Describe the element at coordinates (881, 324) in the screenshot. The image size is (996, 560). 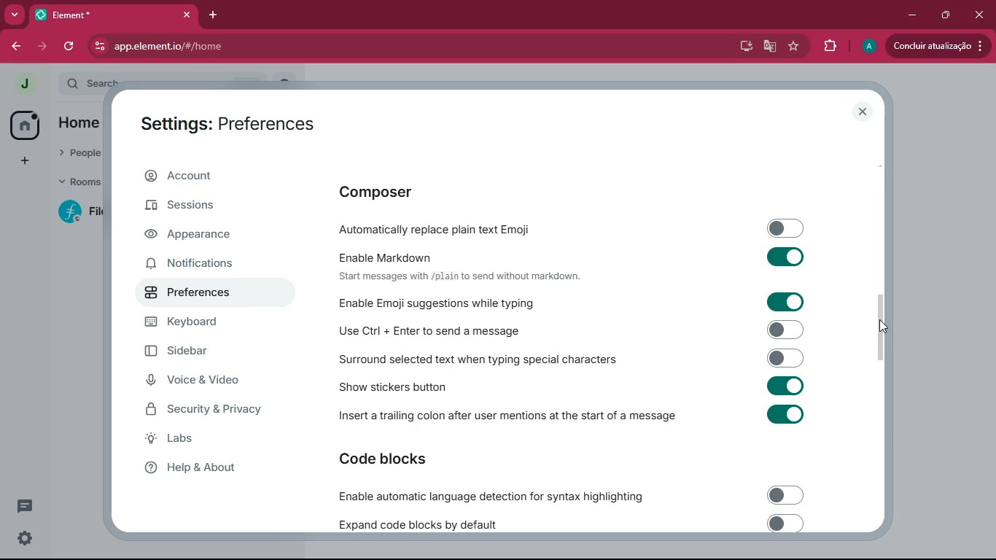
I see `scroll bar` at that location.